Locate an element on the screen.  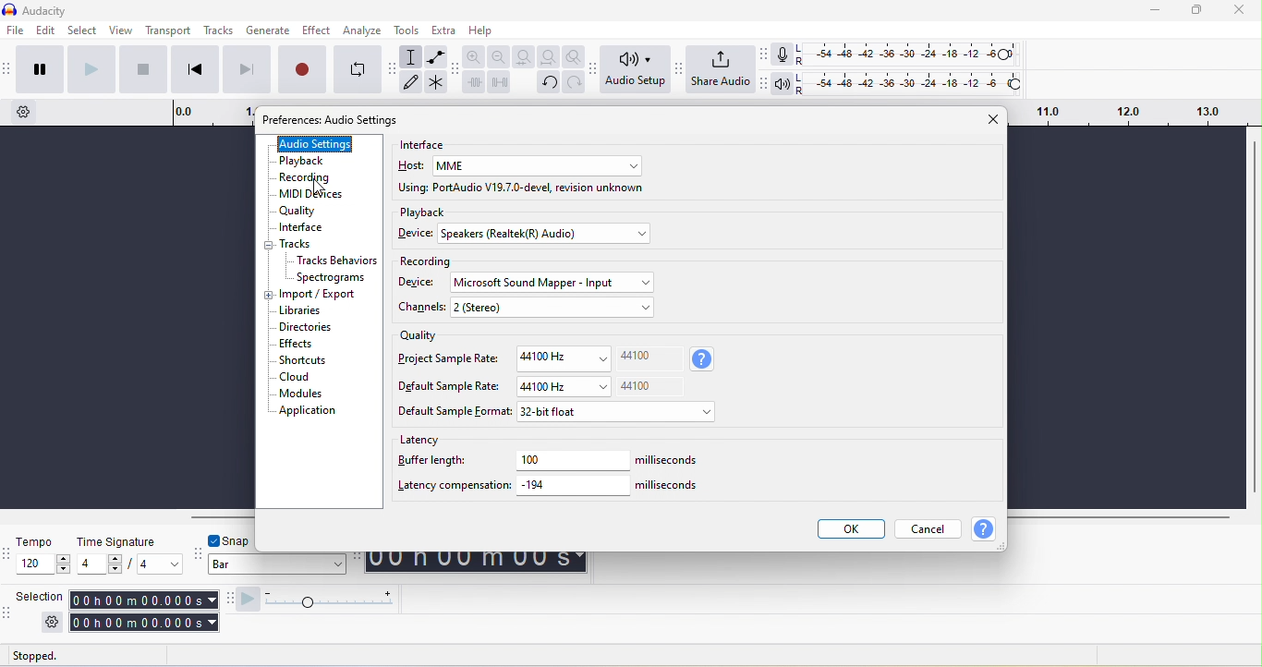
device is located at coordinates (419, 282).